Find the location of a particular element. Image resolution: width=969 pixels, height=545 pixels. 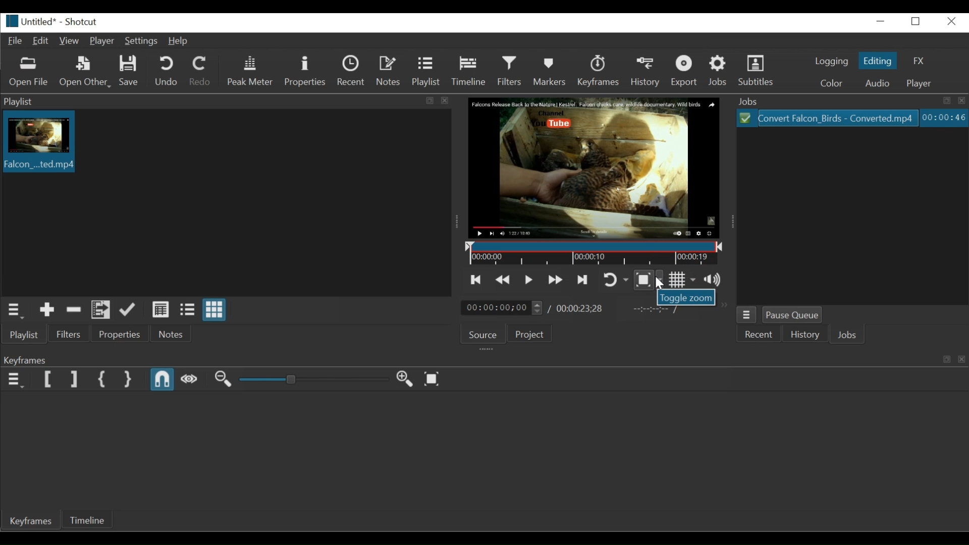

Play quickly backward is located at coordinates (504, 280).